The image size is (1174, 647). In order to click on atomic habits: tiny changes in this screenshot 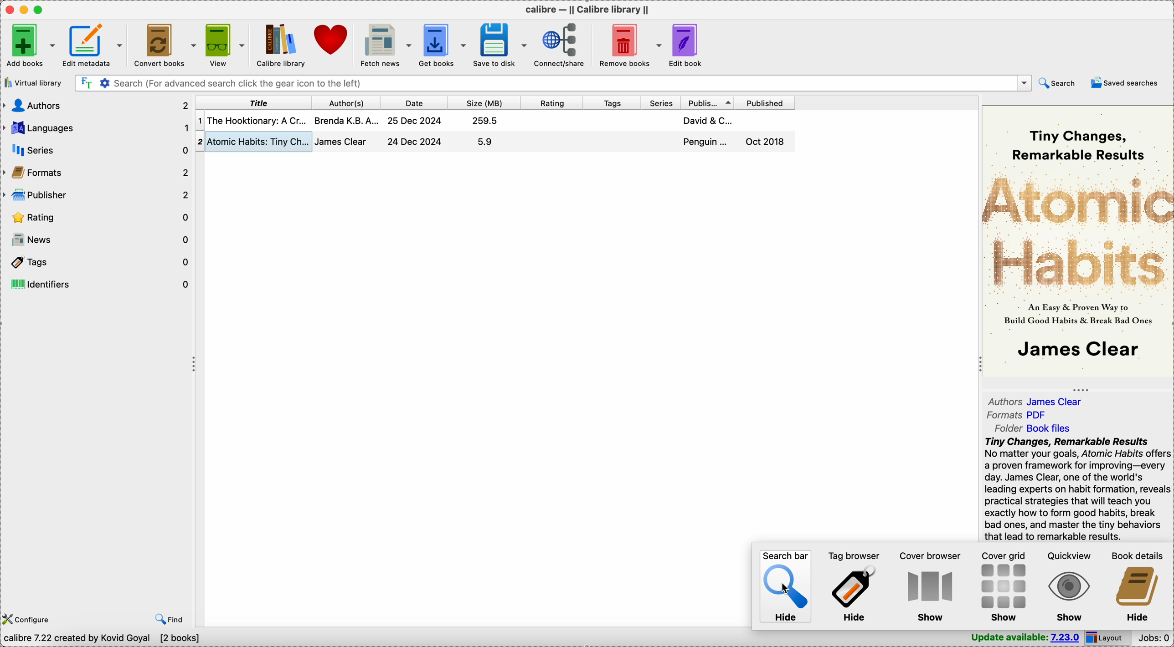, I will do `click(259, 142)`.